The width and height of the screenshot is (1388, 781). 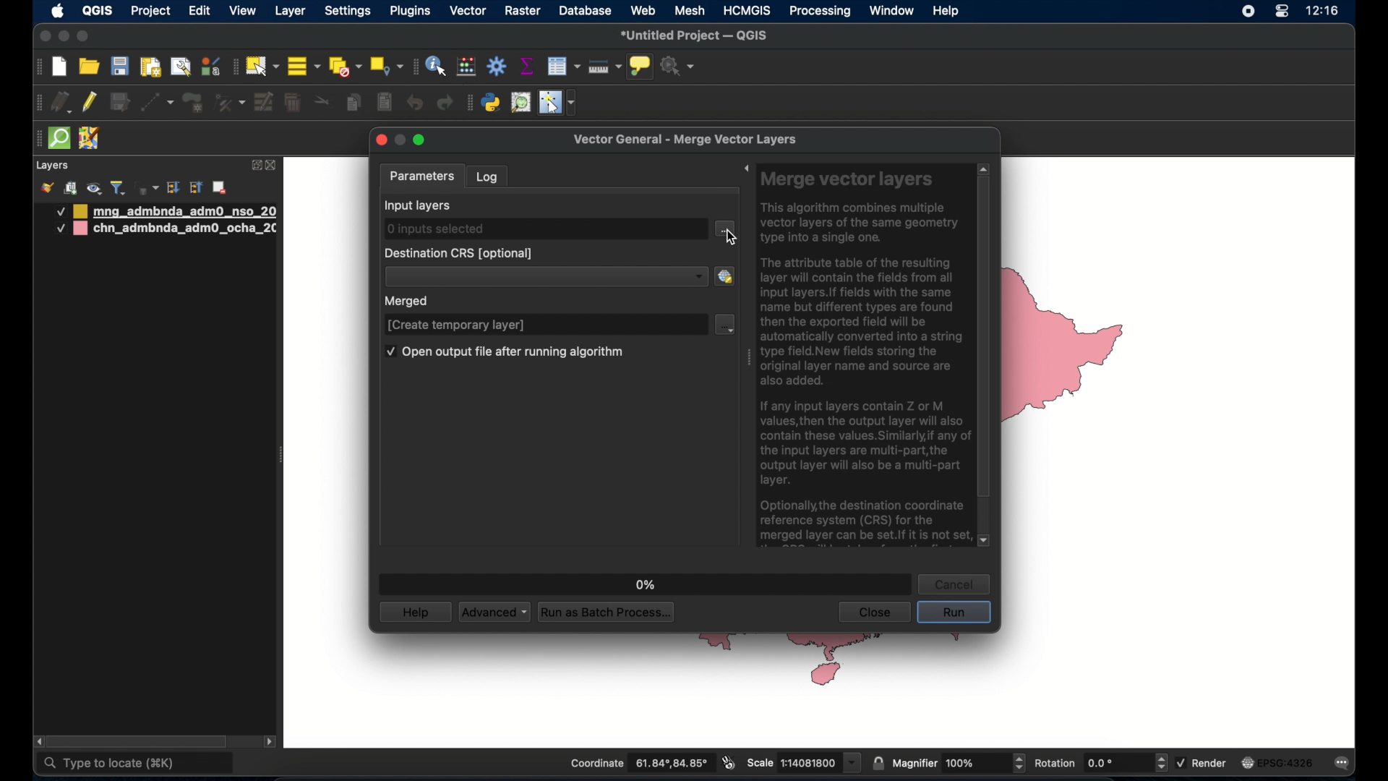 I want to click on help, so click(x=946, y=10).